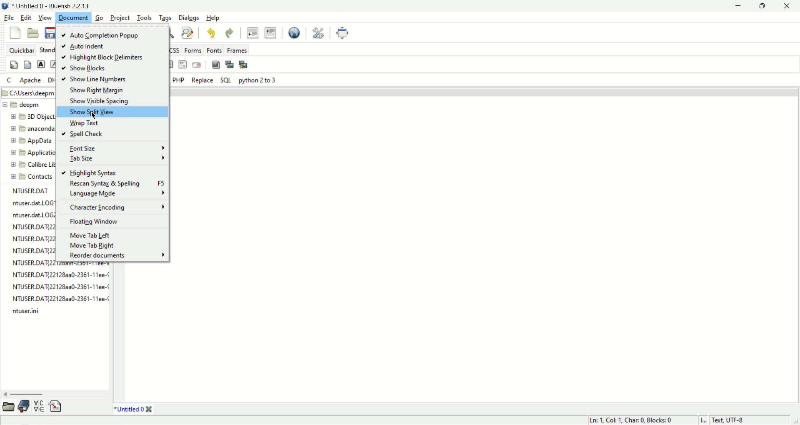 The height and width of the screenshot is (425, 800). Describe the element at coordinates (258, 80) in the screenshot. I see `Python 2 to 3` at that location.